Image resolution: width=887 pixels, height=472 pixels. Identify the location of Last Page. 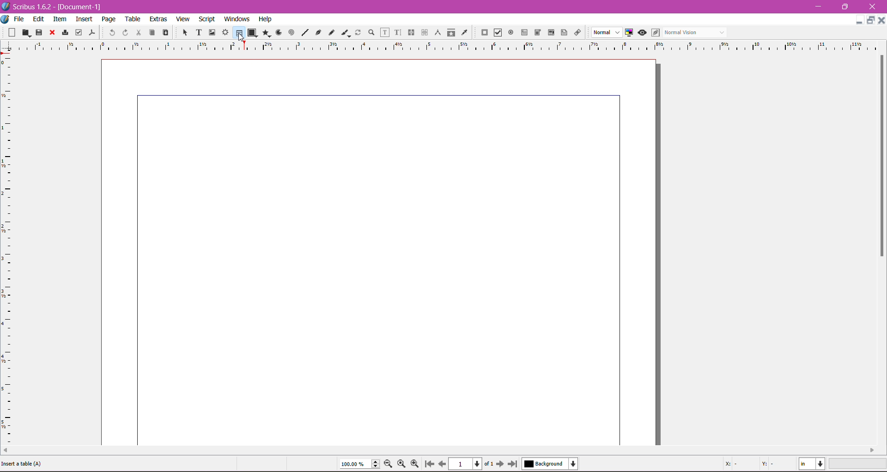
(515, 465).